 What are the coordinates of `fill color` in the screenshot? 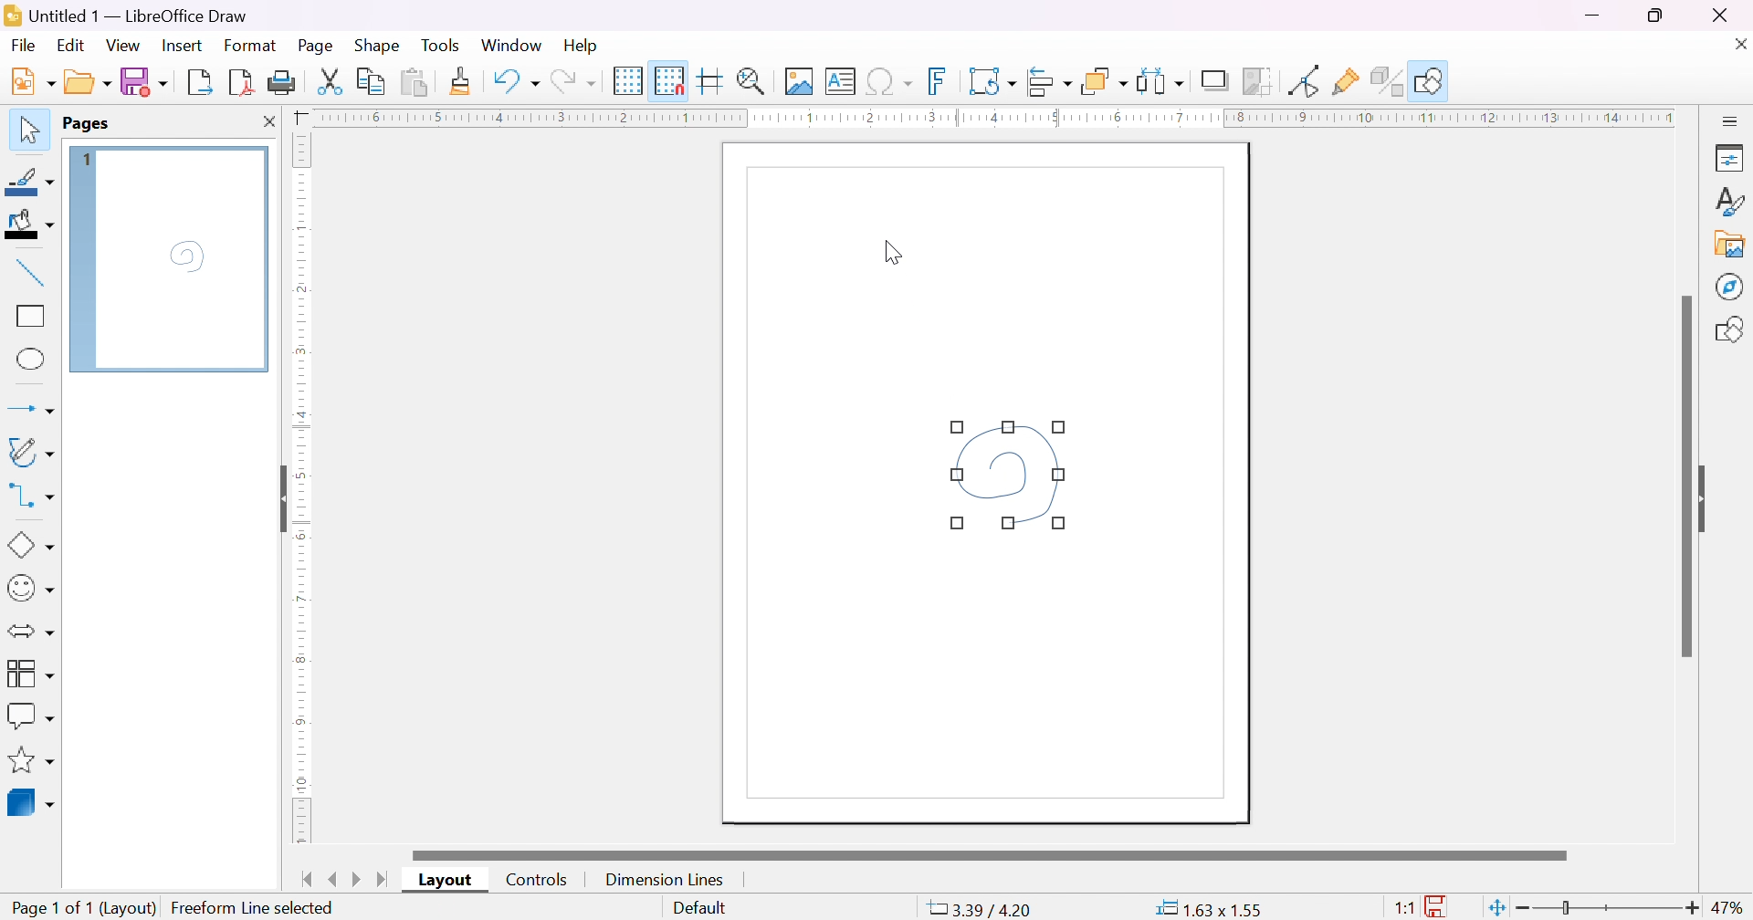 It's located at (27, 223).